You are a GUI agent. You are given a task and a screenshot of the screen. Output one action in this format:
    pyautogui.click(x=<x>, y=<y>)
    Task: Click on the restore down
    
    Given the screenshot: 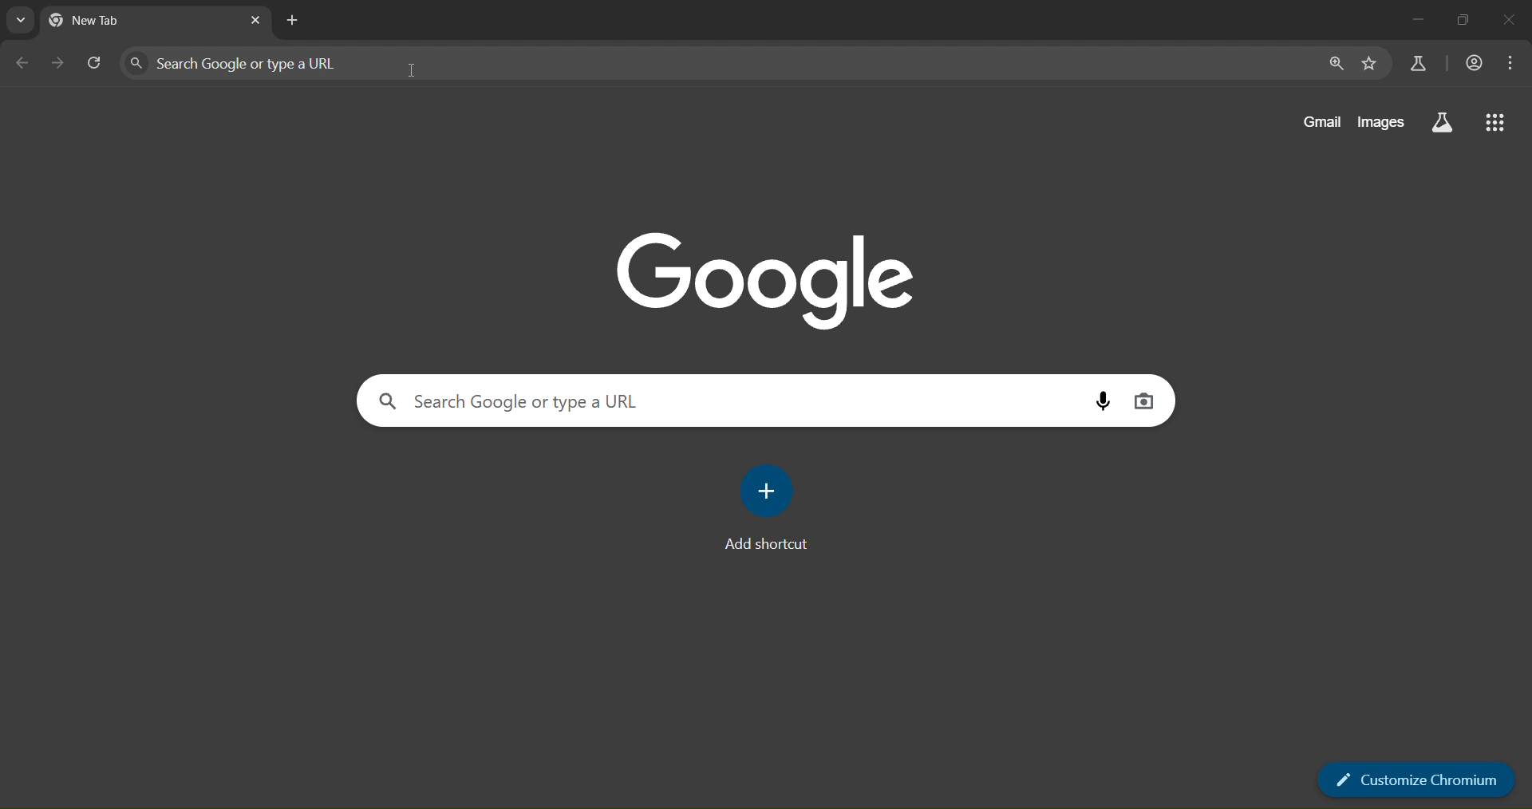 What is the action you would take?
    pyautogui.click(x=1459, y=20)
    